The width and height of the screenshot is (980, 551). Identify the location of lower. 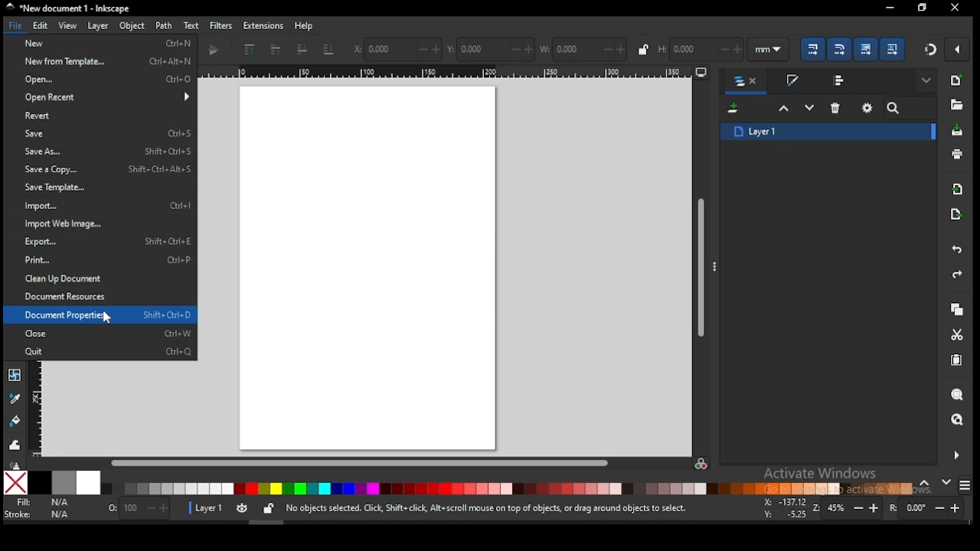
(302, 50).